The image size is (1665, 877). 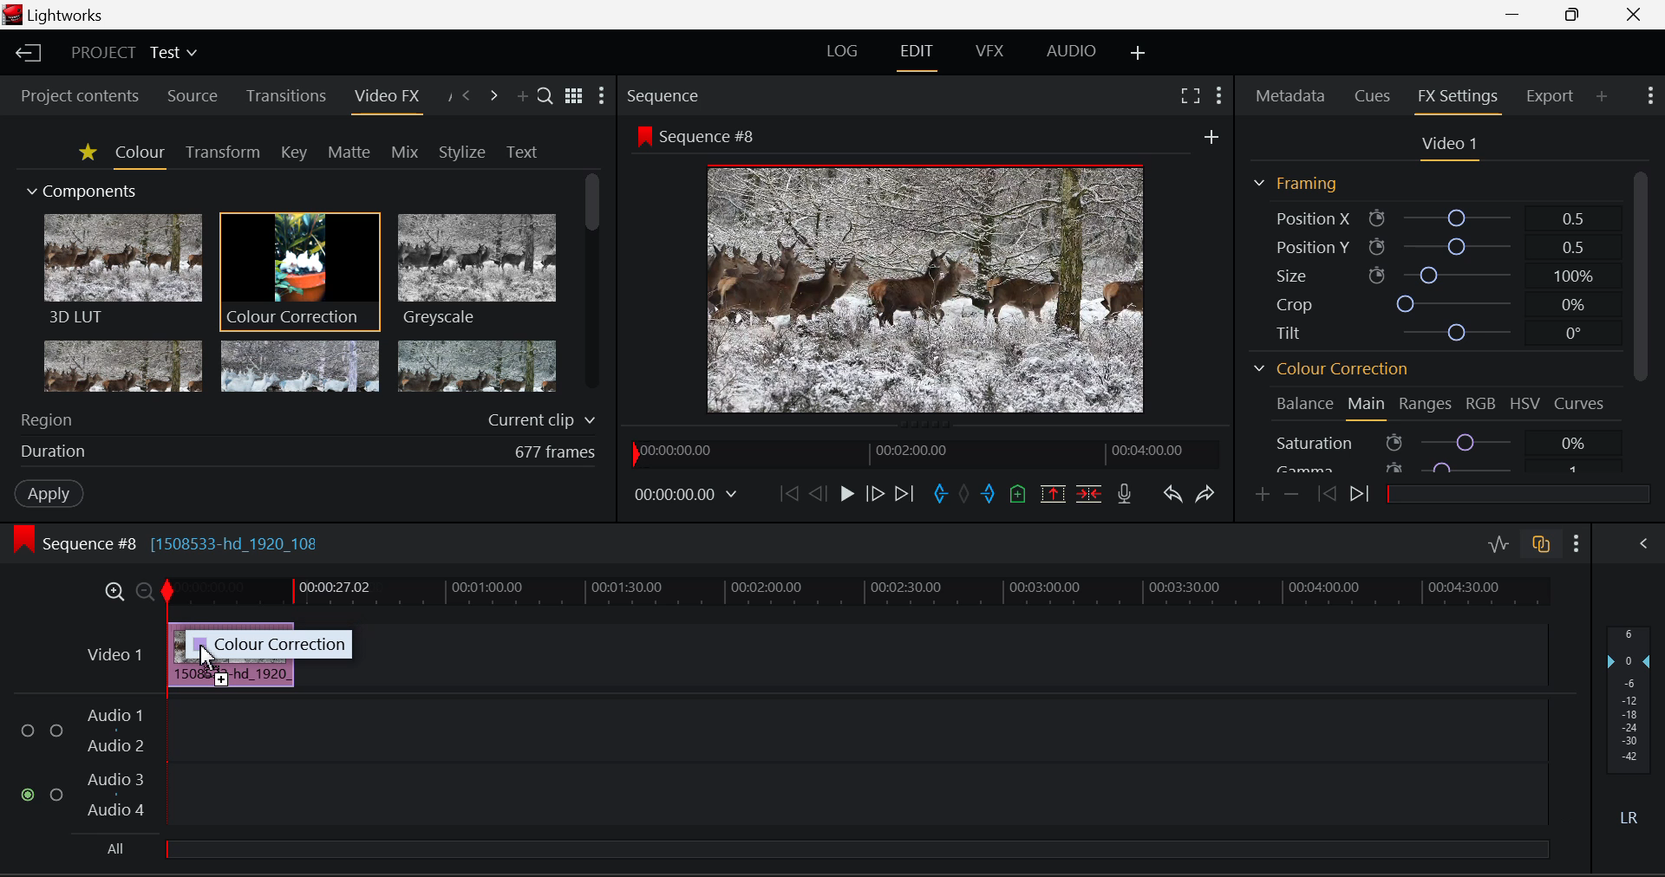 What do you see at coordinates (121, 268) in the screenshot?
I see `3D LUT` at bounding box center [121, 268].